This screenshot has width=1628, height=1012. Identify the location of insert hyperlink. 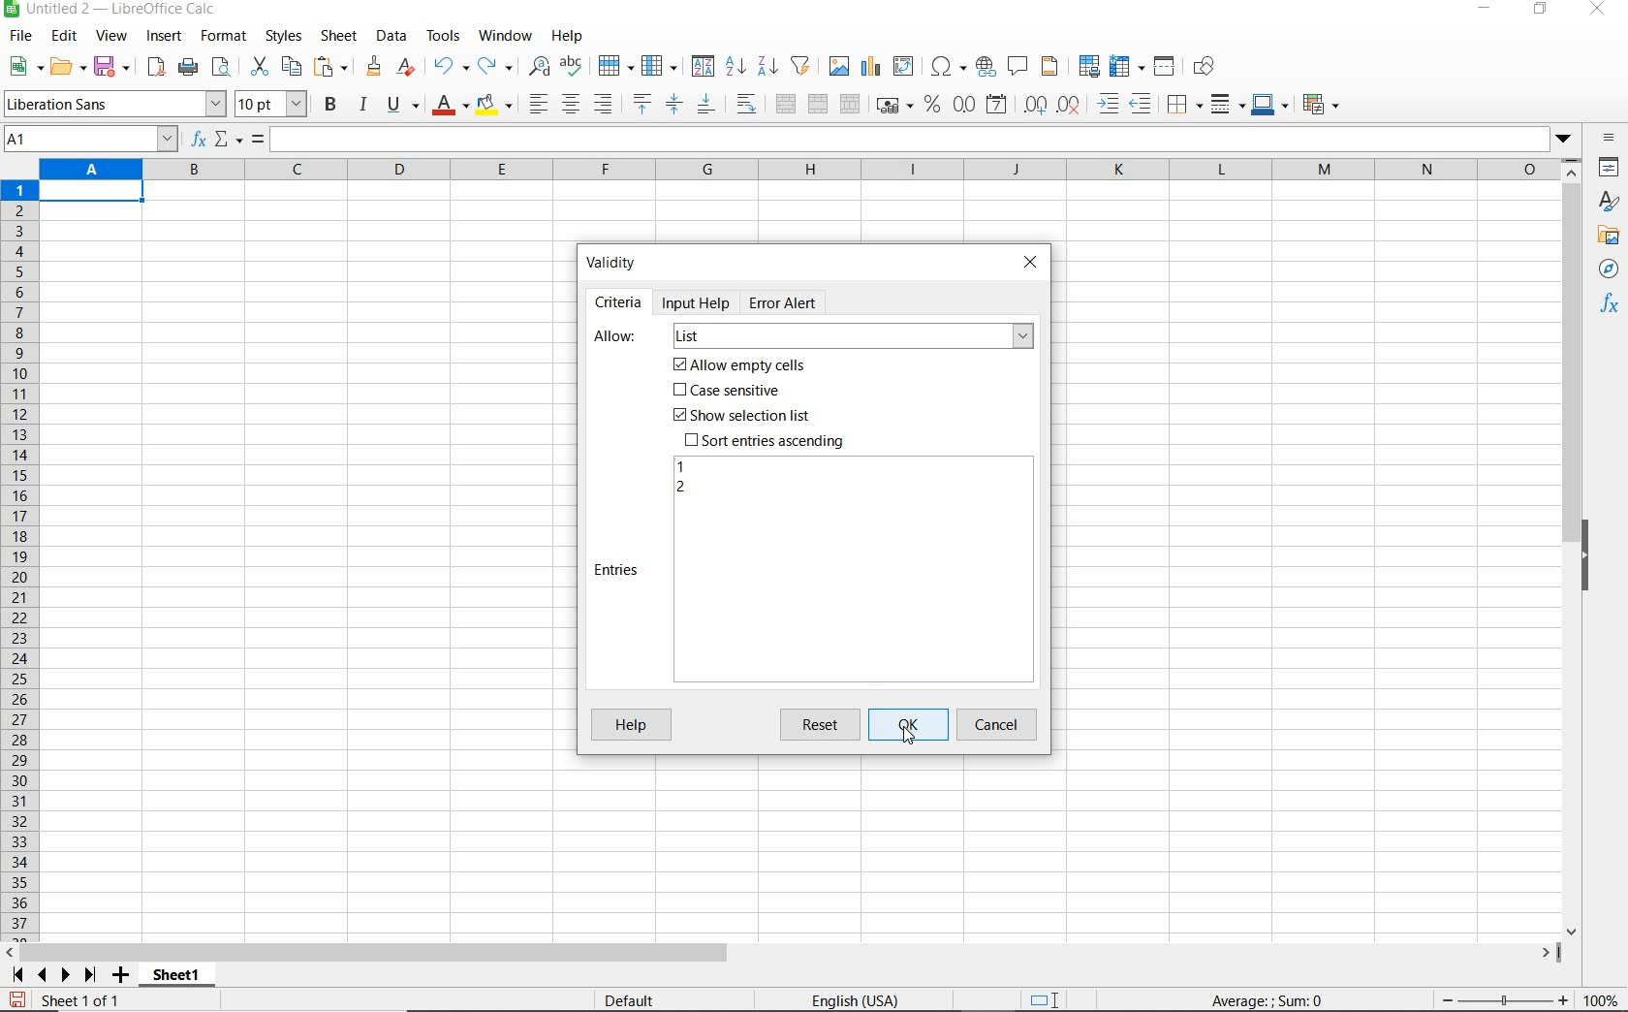
(986, 65).